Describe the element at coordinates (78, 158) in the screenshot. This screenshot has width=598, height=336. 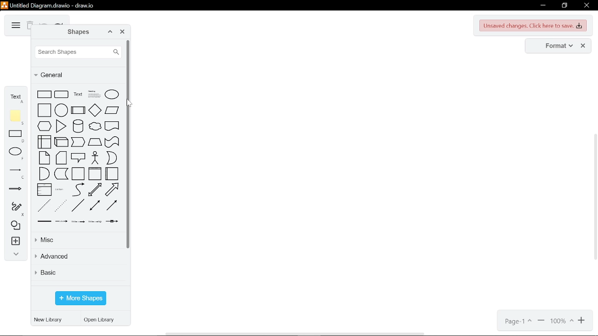
I see `callout` at that location.